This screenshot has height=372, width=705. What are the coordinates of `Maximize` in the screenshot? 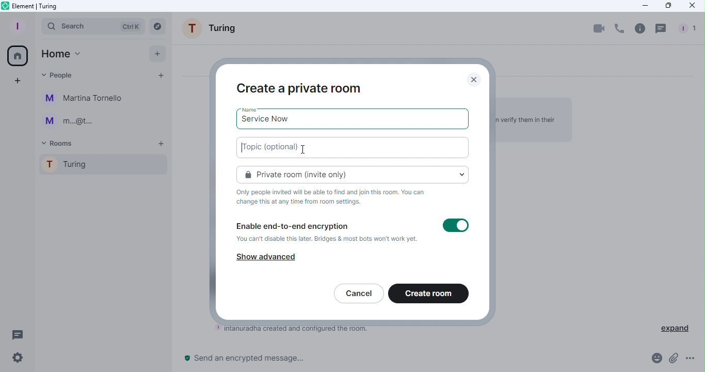 It's located at (667, 6).